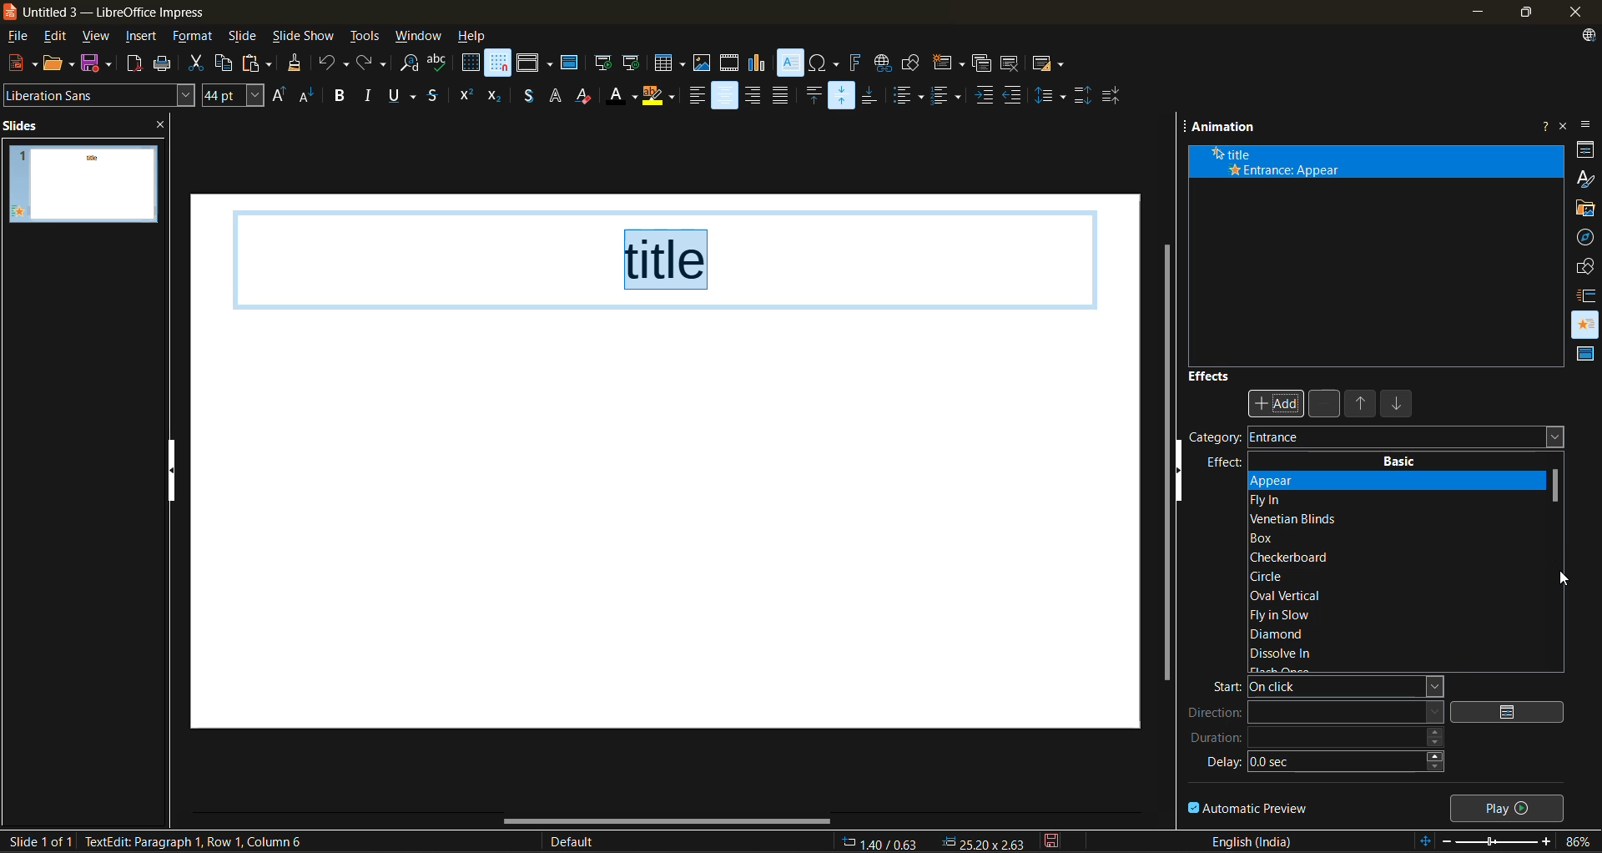 The height and width of the screenshot is (853, 1602). Describe the element at coordinates (1319, 689) in the screenshot. I see `start` at that location.